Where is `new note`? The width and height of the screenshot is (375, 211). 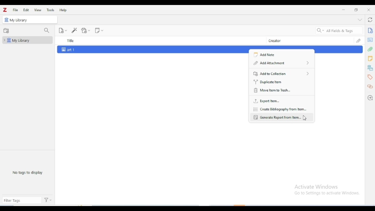 new note is located at coordinates (99, 30).